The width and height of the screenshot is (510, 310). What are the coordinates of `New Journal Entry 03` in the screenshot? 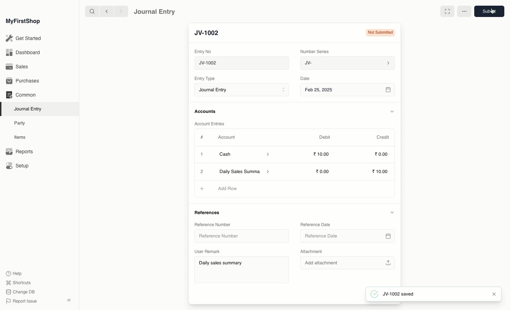 It's located at (244, 63).